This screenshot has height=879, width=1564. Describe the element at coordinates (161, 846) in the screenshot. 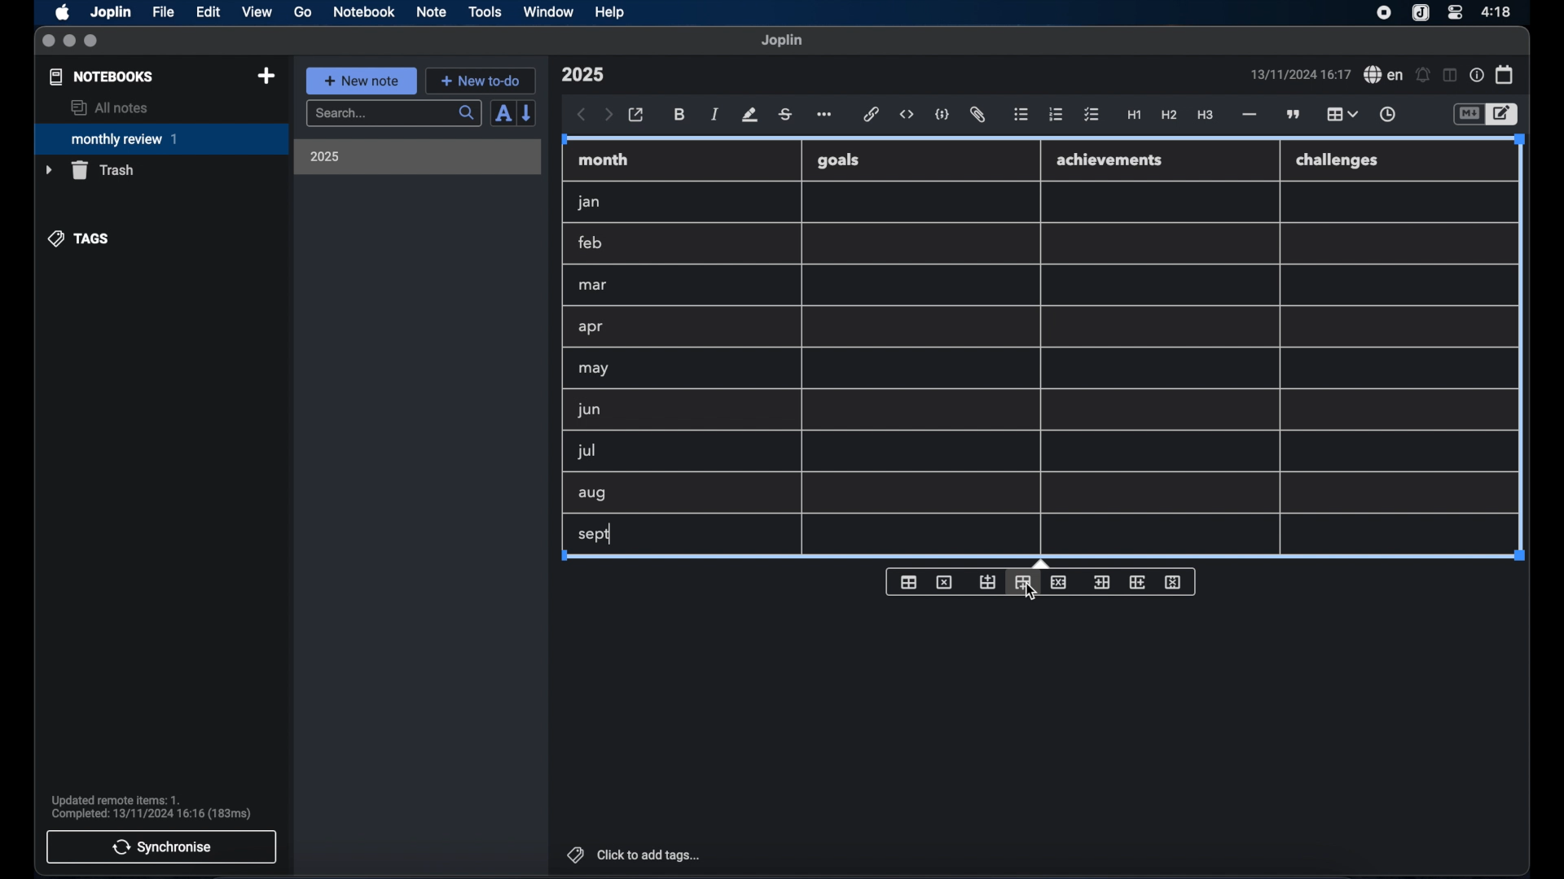

I see `synchronise` at that location.